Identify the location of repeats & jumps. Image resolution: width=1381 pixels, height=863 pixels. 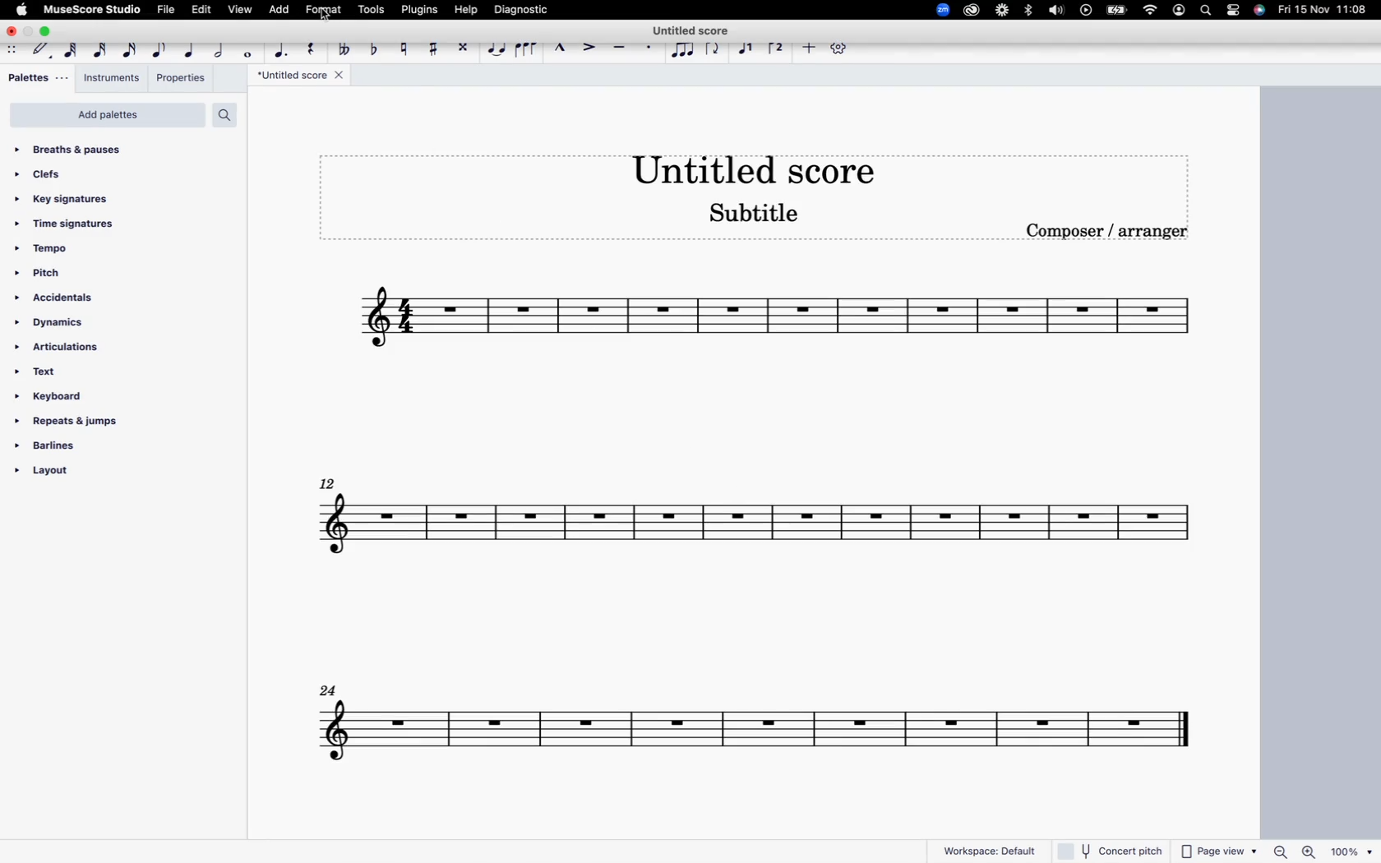
(73, 421).